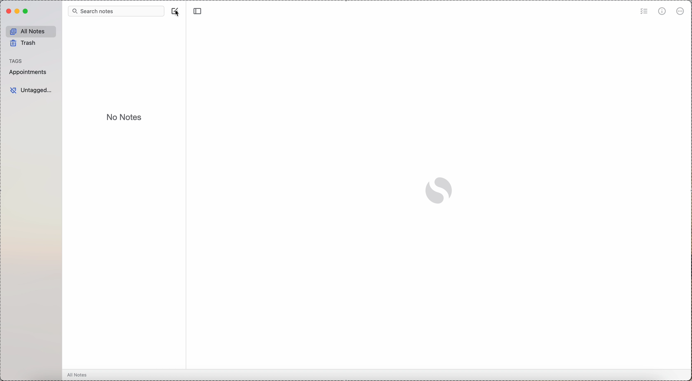 The image size is (692, 381). What do you see at coordinates (173, 9) in the screenshot?
I see `create note` at bounding box center [173, 9].